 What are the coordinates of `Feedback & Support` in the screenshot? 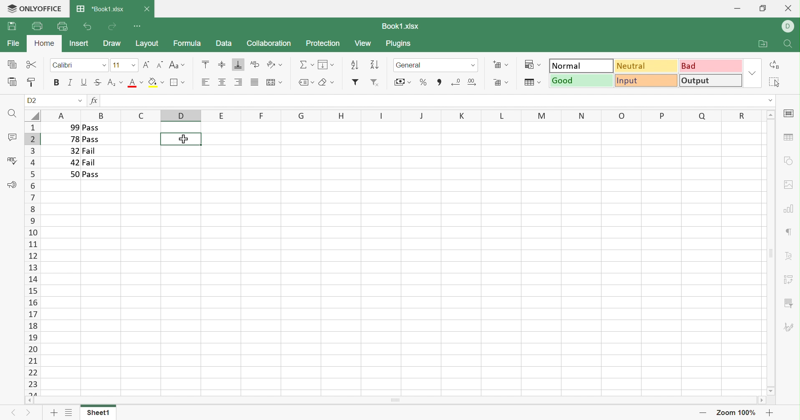 It's located at (11, 184).